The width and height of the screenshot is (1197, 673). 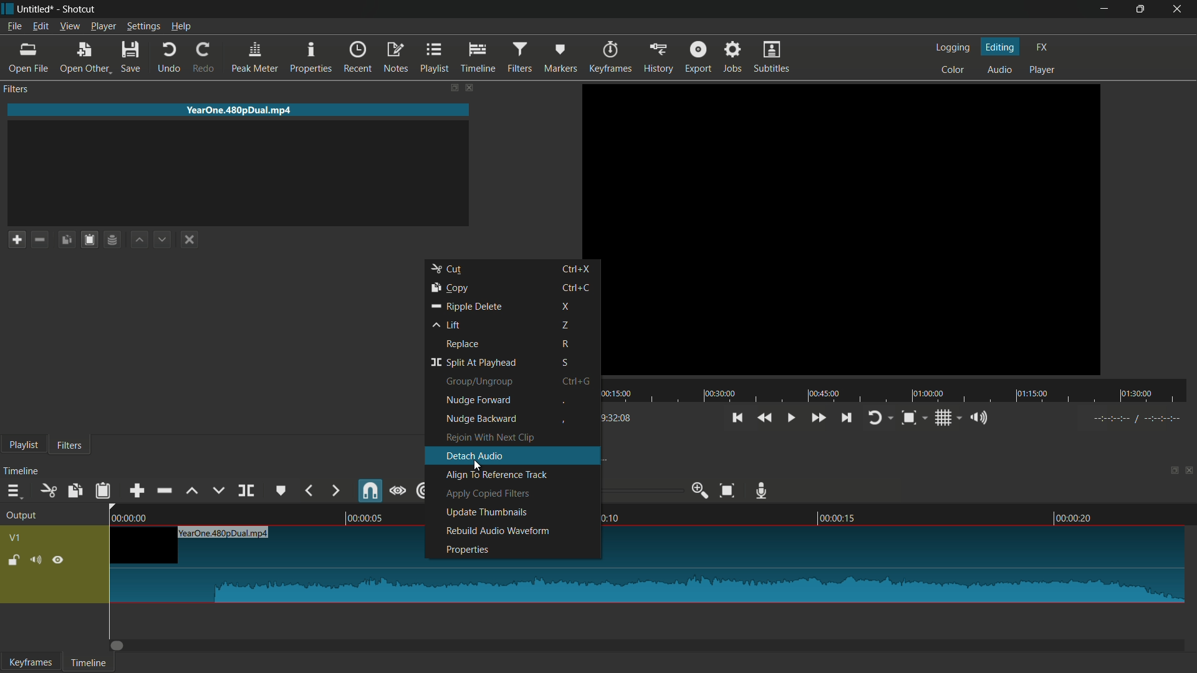 What do you see at coordinates (309, 490) in the screenshot?
I see `previous marker` at bounding box center [309, 490].